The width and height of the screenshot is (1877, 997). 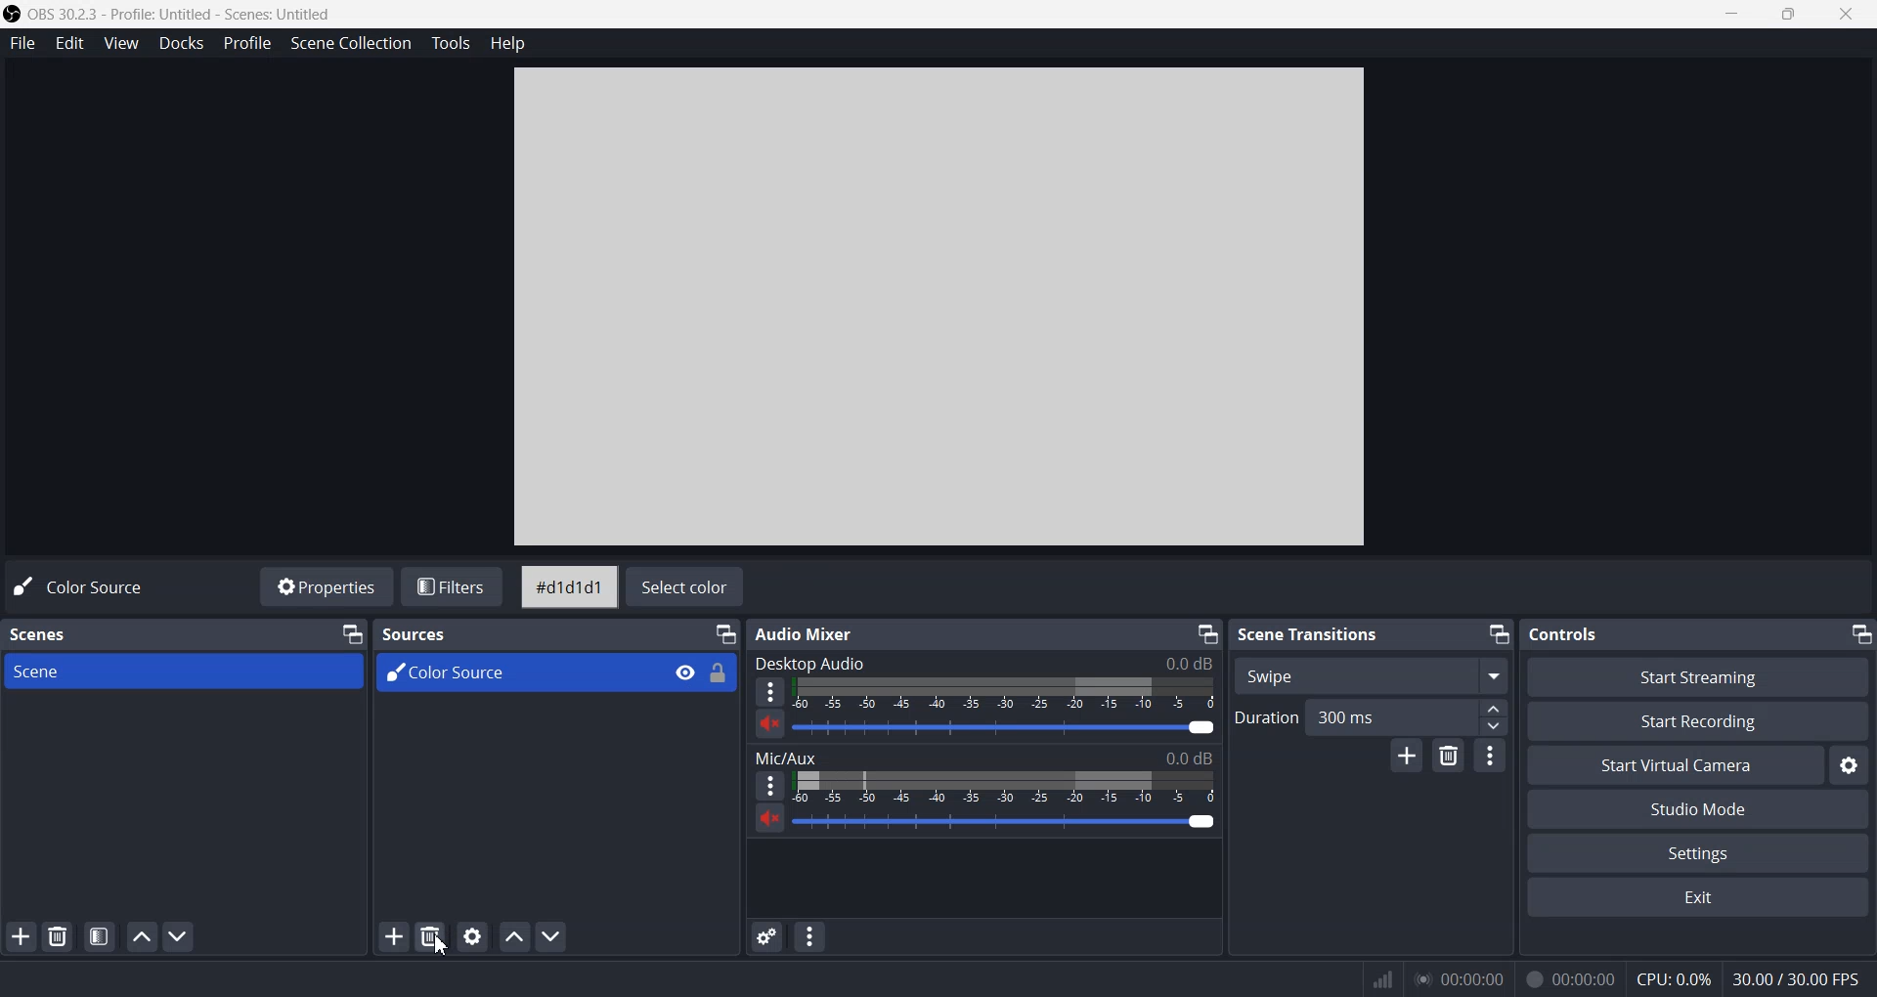 What do you see at coordinates (766, 937) in the screenshot?
I see `Advance audio properties` at bounding box center [766, 937].